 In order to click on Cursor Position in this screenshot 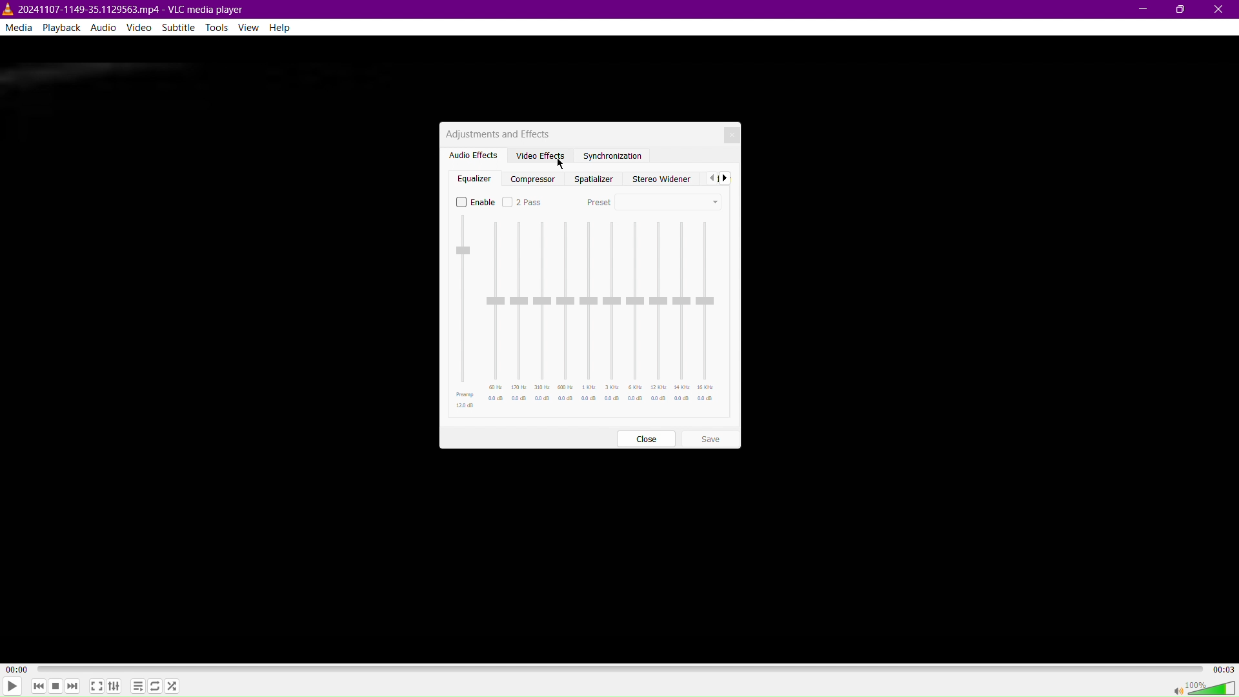, I will do `click(561, 160)`.